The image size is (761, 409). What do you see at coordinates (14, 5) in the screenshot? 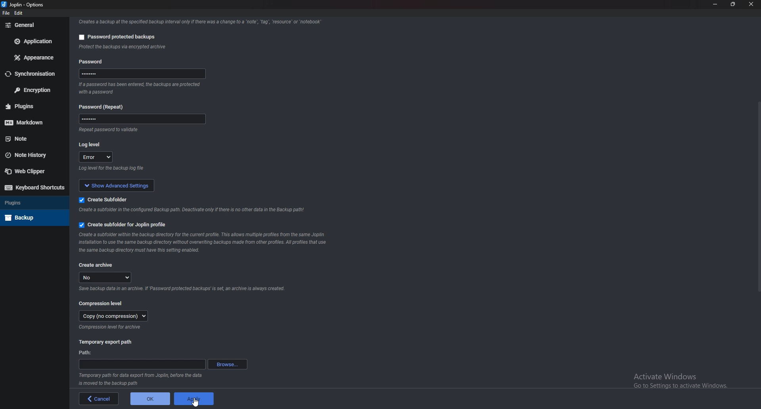
I see `joplin` at bounding box center [14, 5].